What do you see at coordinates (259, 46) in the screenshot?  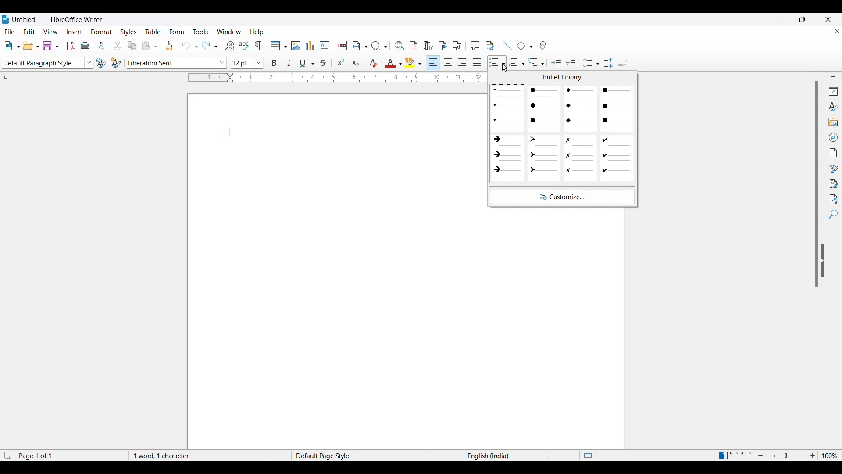 I see `toggle formatting` at bounding box center [259, 46].